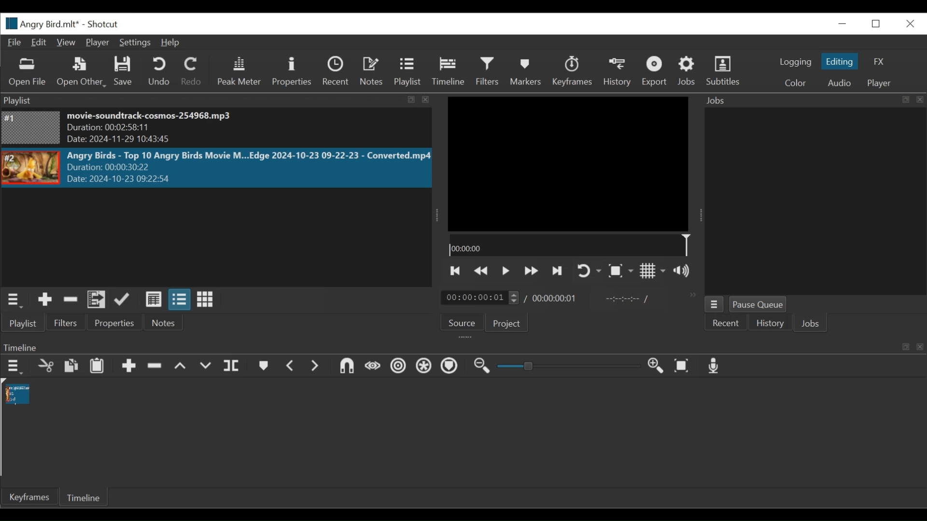 Image resolution: width=927 pixels, height=521 pixels. Describe the element at coordinates (617, 72) in the screenshot. I see `History` at that location.